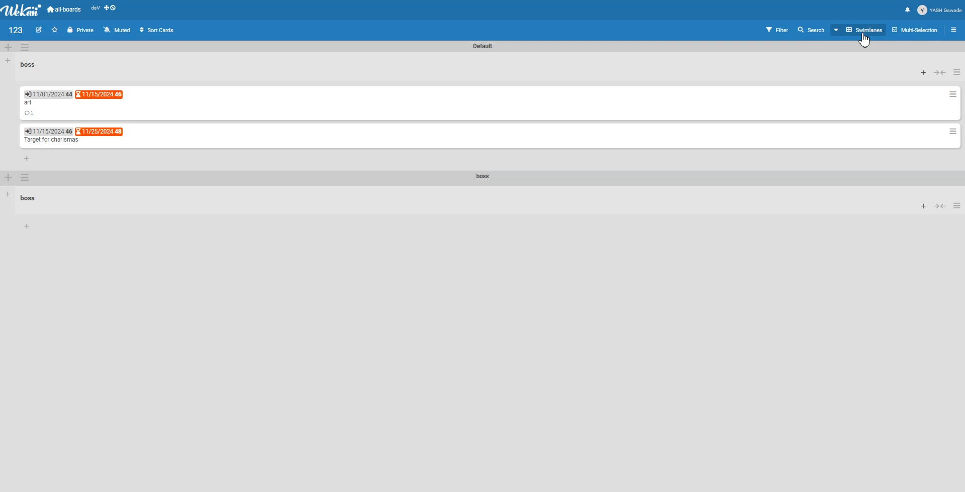 The image size is (965, 492). What do you see at coordinates (22, 10) in the screenshot?
I see `Logo` at bounding box center [22, 10].